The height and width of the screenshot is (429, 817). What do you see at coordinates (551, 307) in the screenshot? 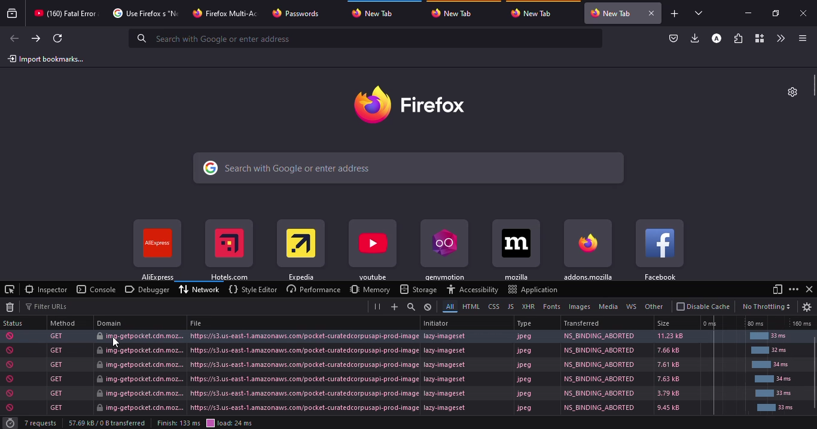
I see `fonts` at bounding box center [551, 307].